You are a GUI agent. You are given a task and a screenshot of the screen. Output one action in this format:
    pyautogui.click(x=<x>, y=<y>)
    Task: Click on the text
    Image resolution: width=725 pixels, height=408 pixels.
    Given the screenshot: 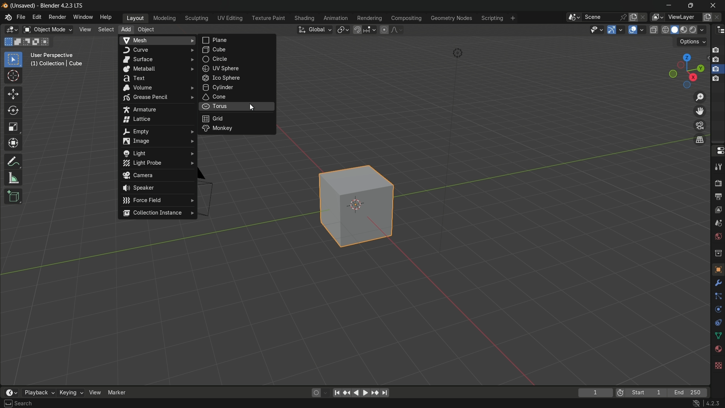 What is the action you would take?
    pyautogui.click(x=156, y=78)
    